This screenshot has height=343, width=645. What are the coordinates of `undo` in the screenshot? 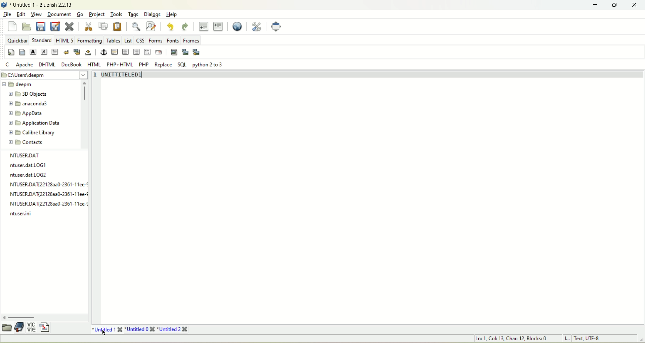 It's located at (171, 26).